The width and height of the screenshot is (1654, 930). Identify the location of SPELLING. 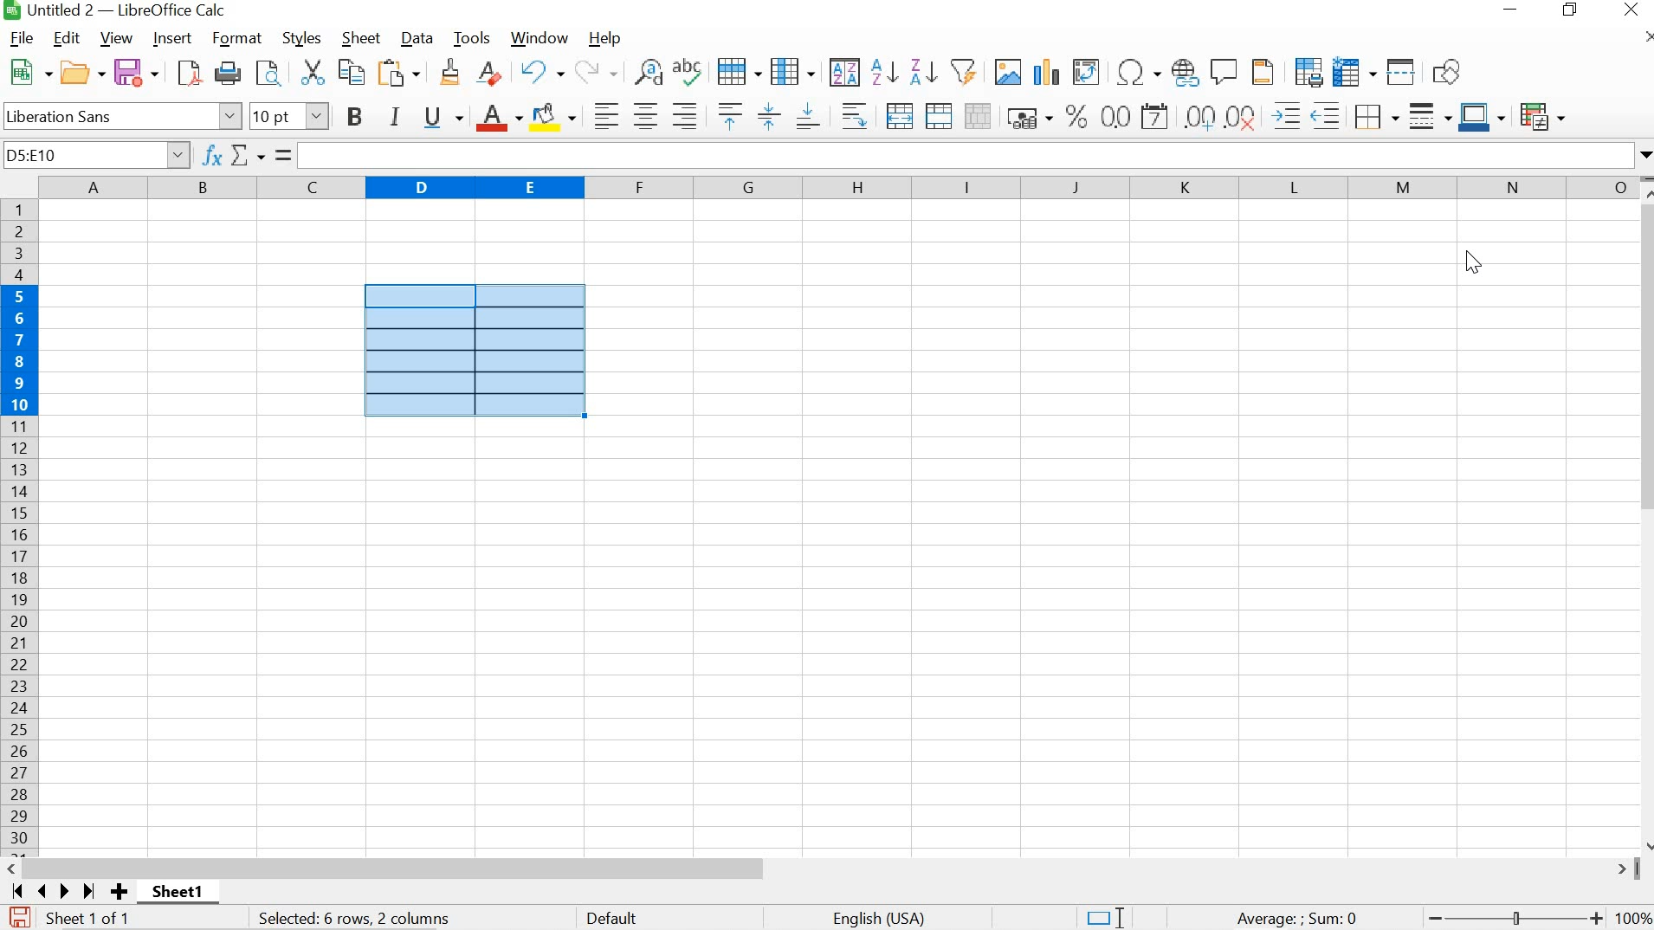
(690, 71).